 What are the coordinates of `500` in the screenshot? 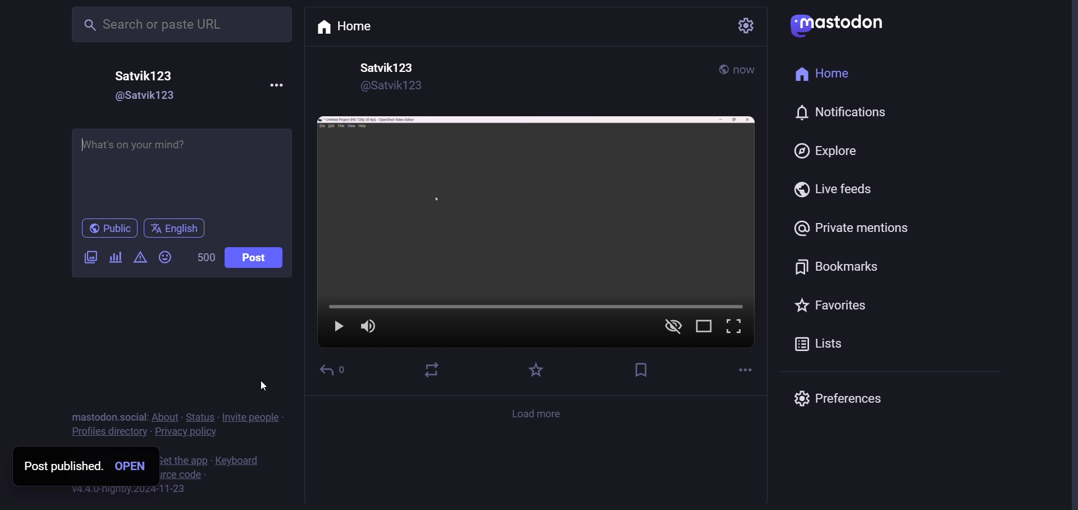 It's located at (200, 259).